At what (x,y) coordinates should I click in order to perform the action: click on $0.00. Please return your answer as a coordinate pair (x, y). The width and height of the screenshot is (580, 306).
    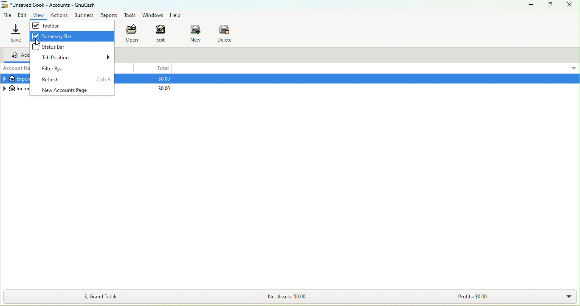
    Looking at the image, I should click on (164, 89).